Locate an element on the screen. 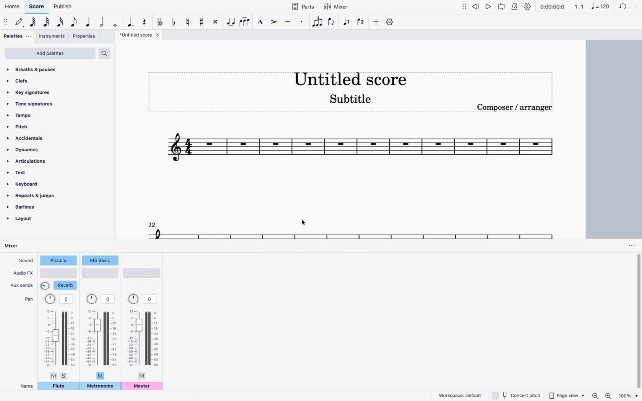 The width and height of the screenshot is (642, 401). flip direction is located at coordinates (332, 22).